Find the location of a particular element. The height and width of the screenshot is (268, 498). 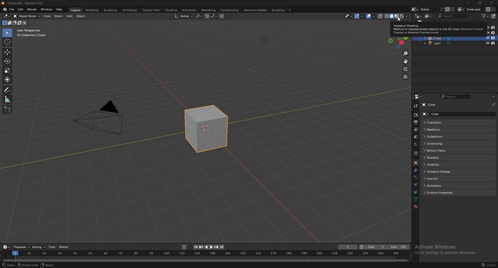

cursor is located at coordinates (398, 20).